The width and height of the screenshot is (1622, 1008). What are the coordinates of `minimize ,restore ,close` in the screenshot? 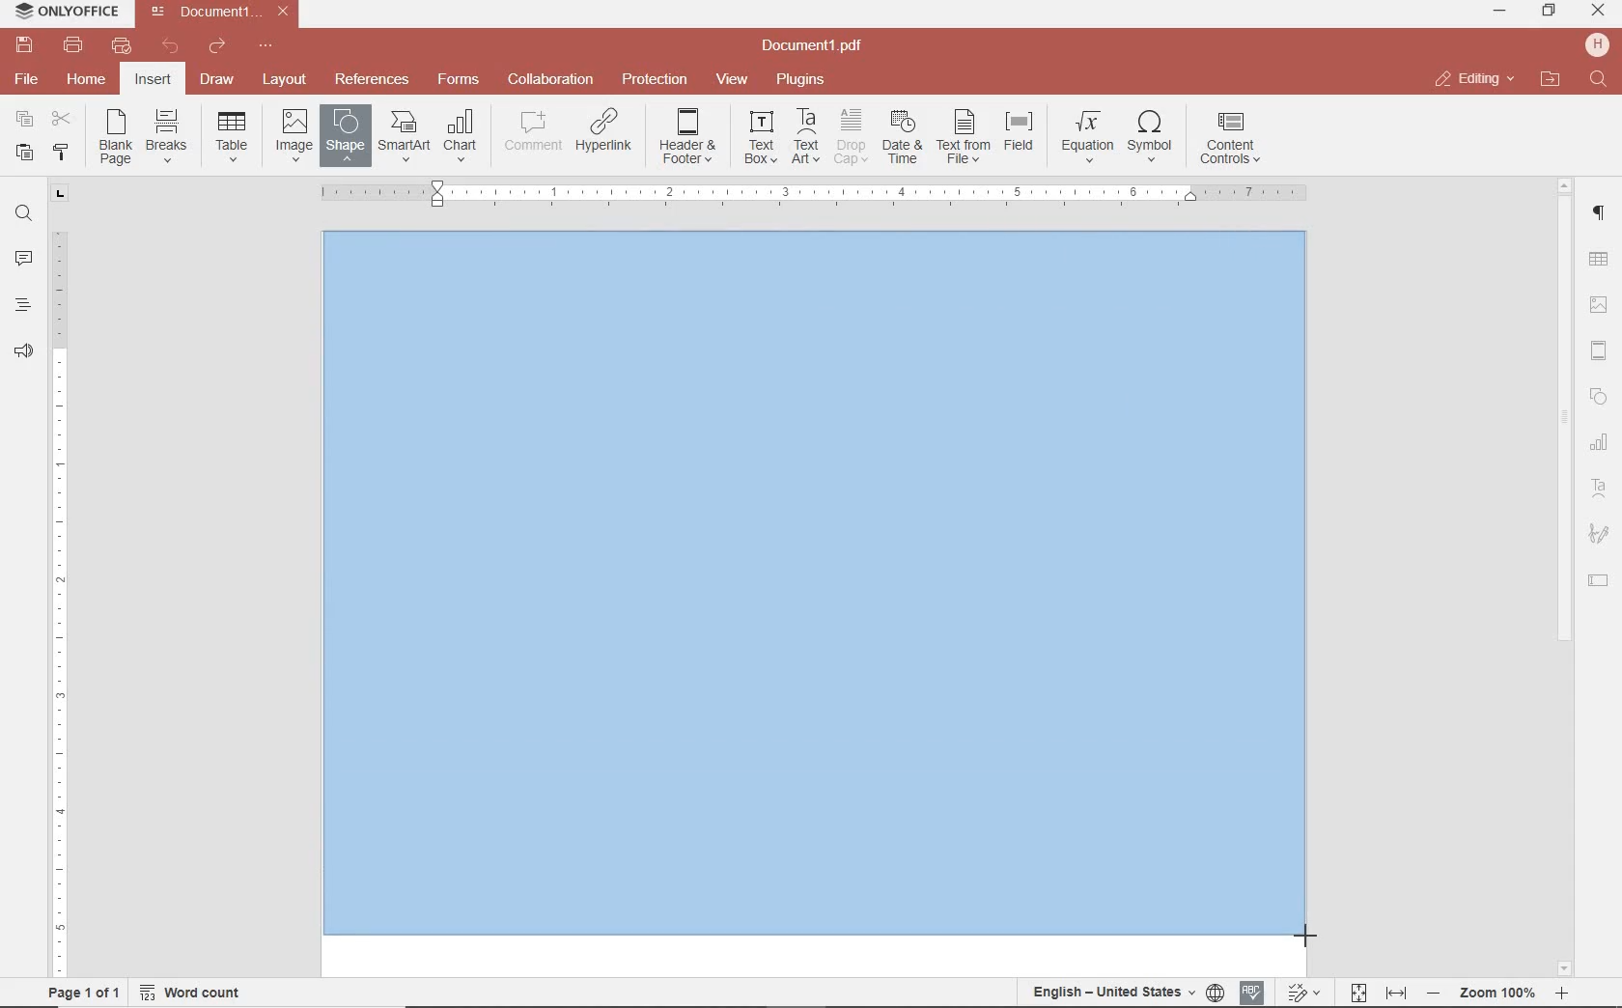 It's located at (1602, 12).